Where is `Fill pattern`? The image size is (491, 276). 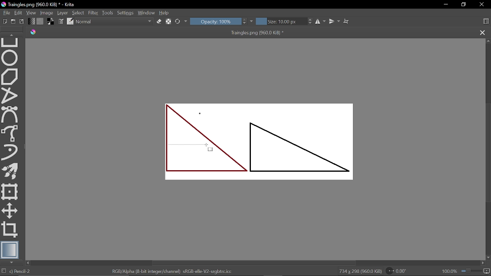 Fill pattern is located at coordinates (40, 21).